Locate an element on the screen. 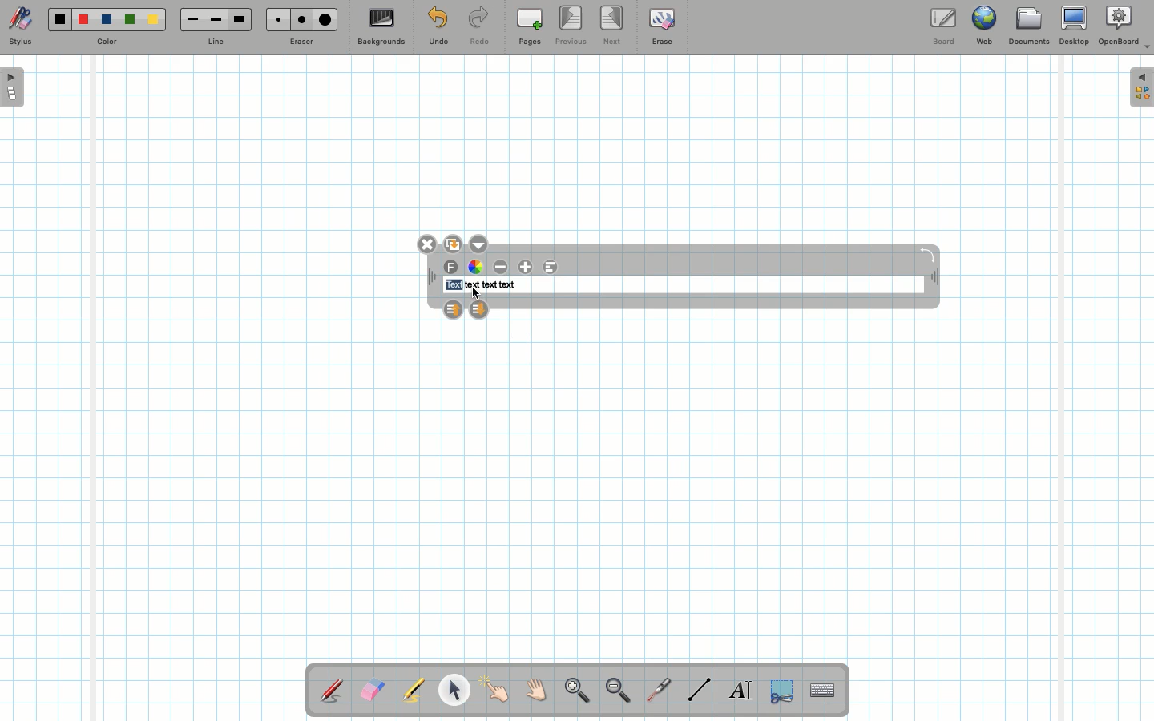 This screenshot has height=721, width=1154. Zoom out is located at coordinates (618, 691).